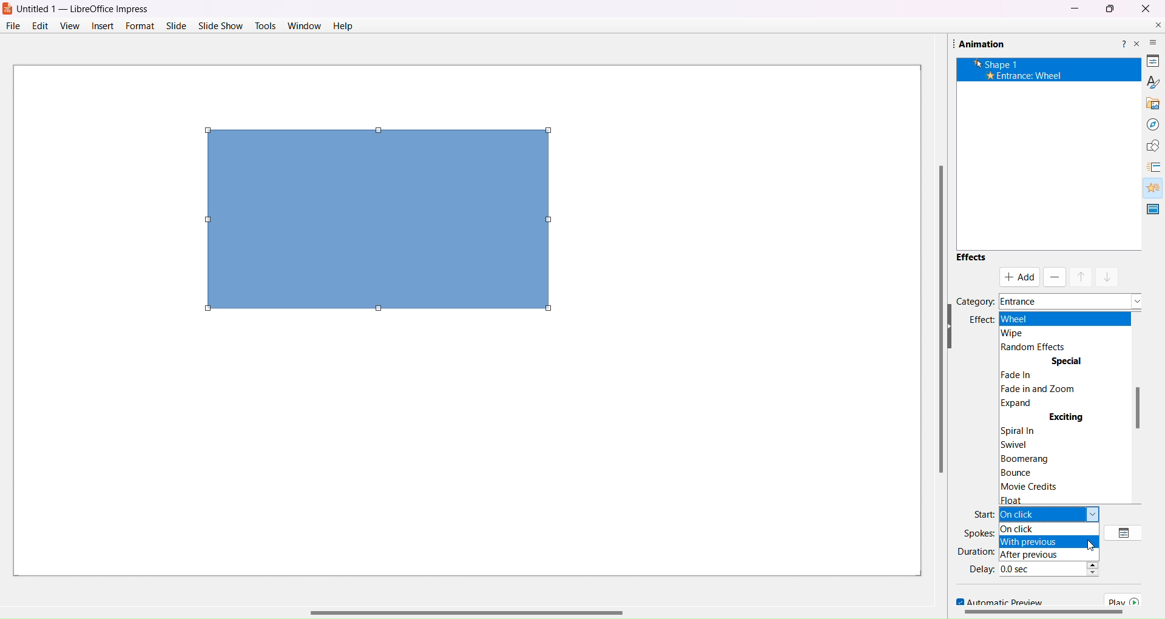  I want to click on Minimize, so click(1074, 8).